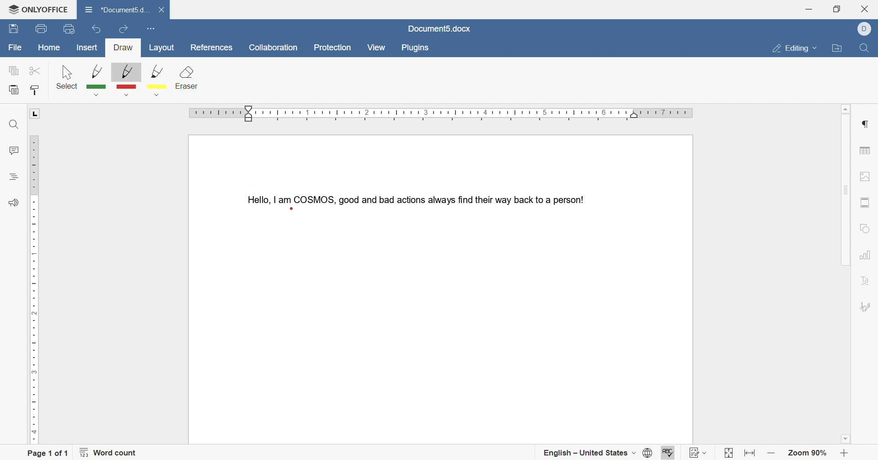 This screenshot has height=460, width=878. Describe the element at coordinates (867, 308) in the screenshot. I see `signature settings` at that location.